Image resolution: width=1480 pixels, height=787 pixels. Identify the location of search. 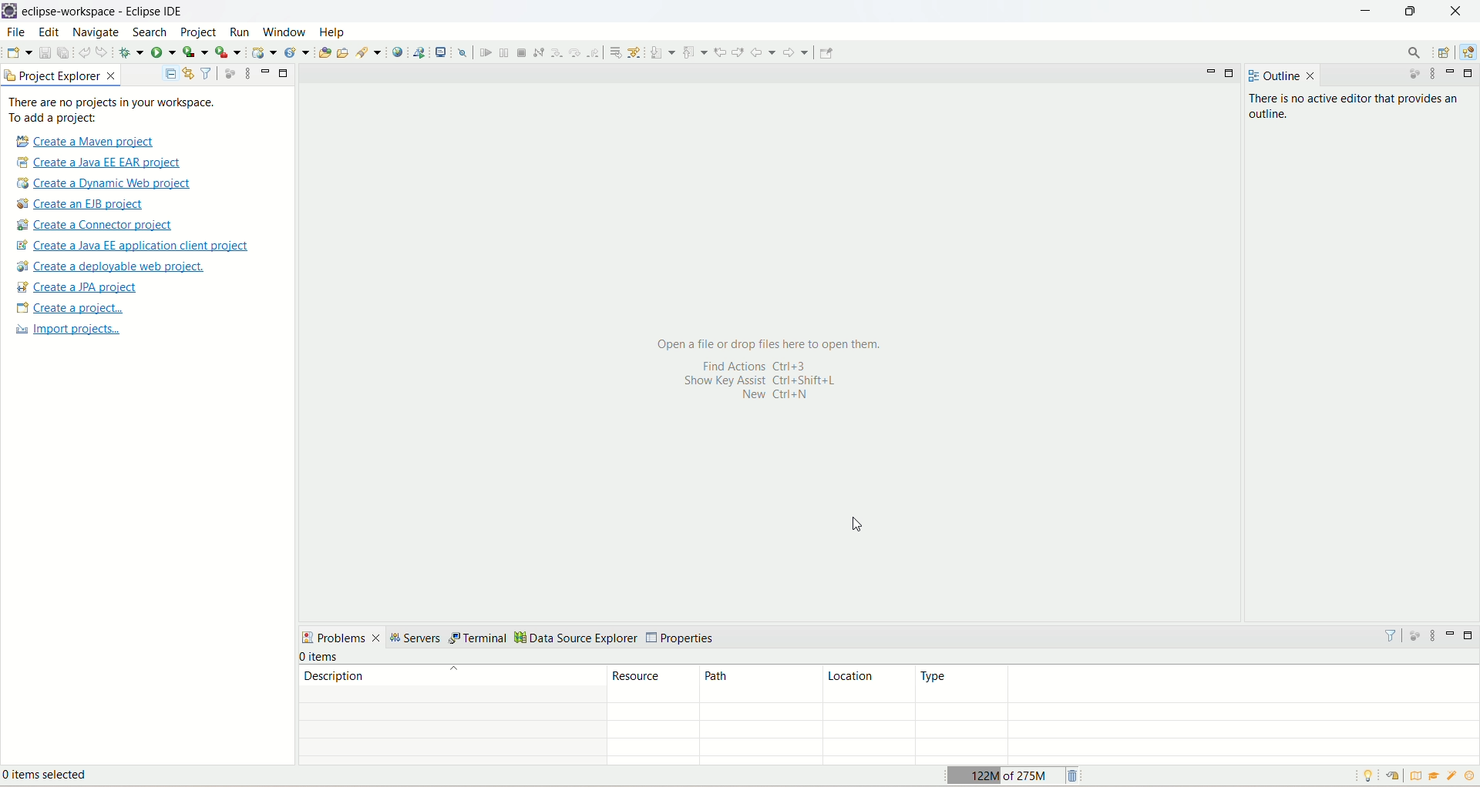
(152, 33).